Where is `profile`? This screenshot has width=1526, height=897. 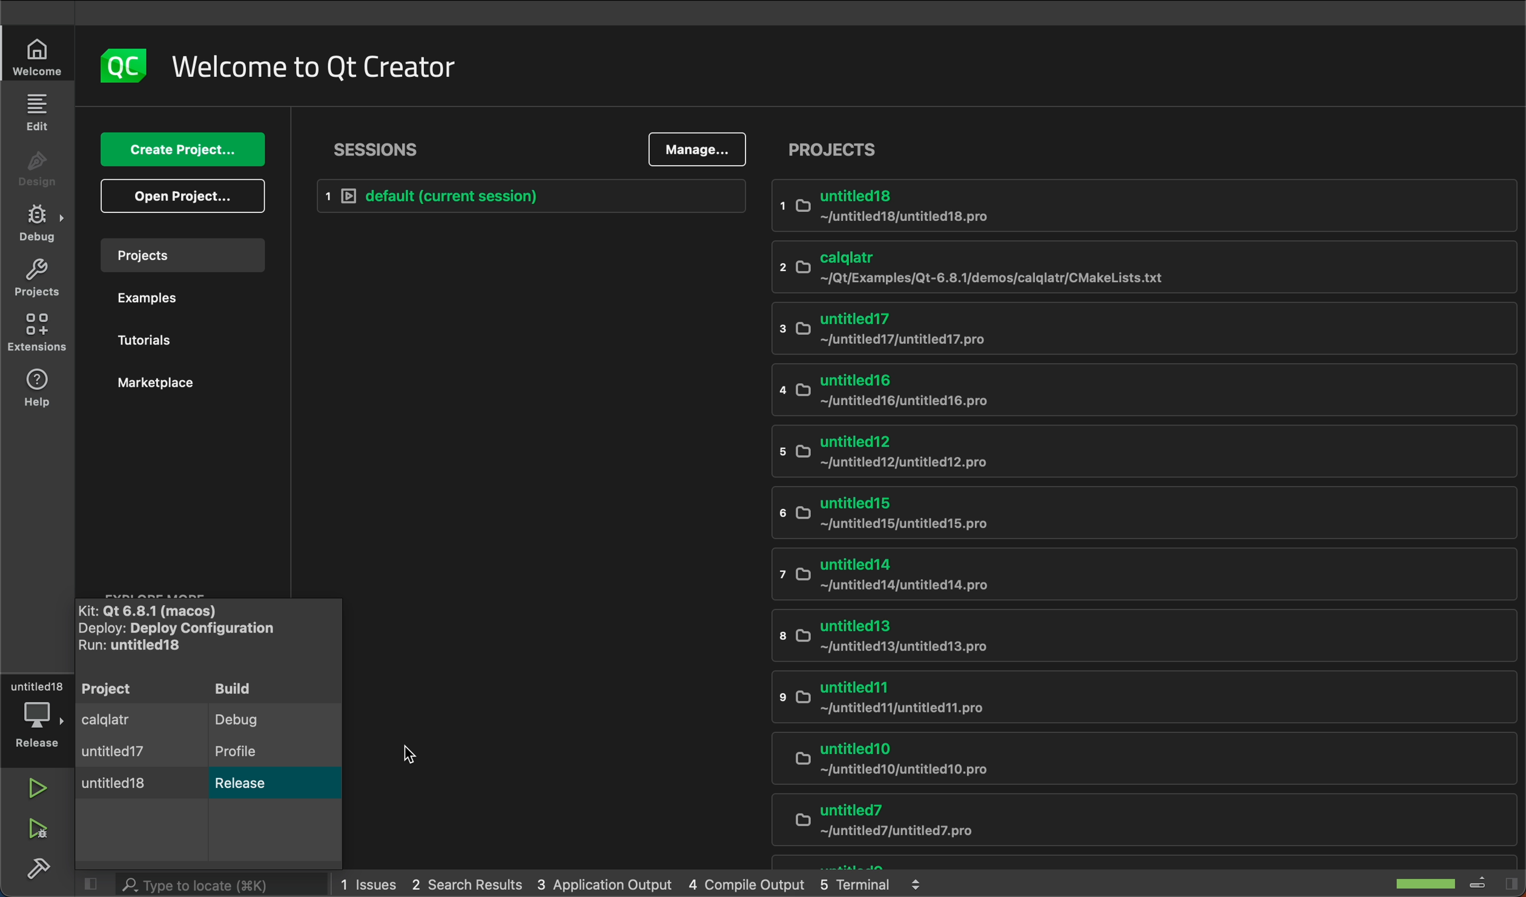 profile is located at coordinates (259, 753).